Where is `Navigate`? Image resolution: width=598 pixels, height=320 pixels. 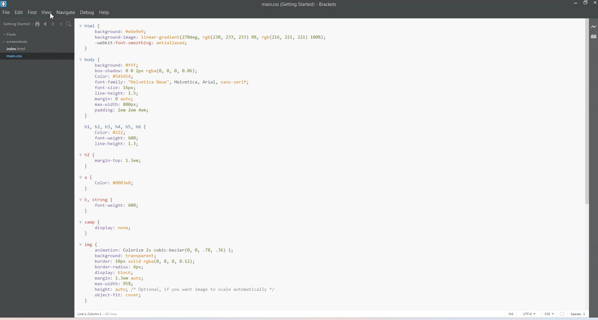
Navigate is located at coordinates (66, 12).